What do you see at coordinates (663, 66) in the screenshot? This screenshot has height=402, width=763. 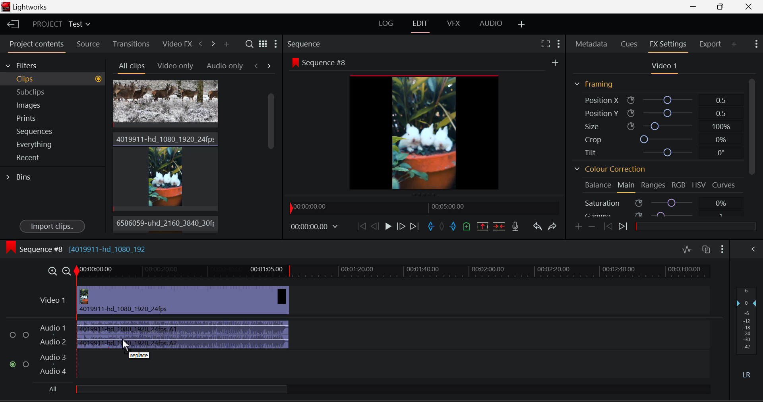 I see `Video Settings` at bounding box center [663, 66].